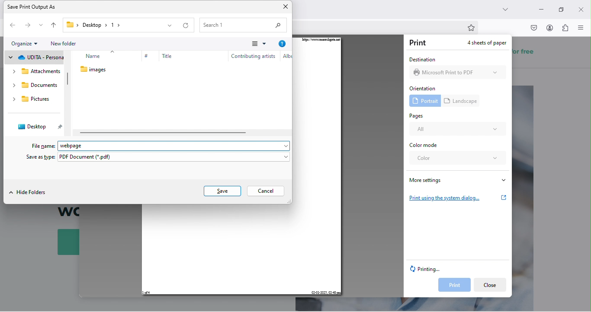  I want to click on previous location, so click(171, 27).